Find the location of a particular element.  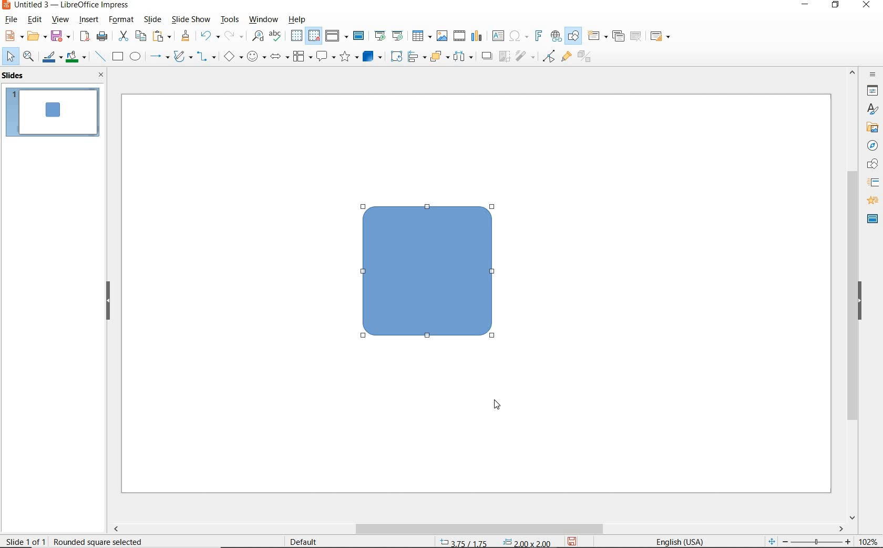

position and size is located at coordinates (492, 541).